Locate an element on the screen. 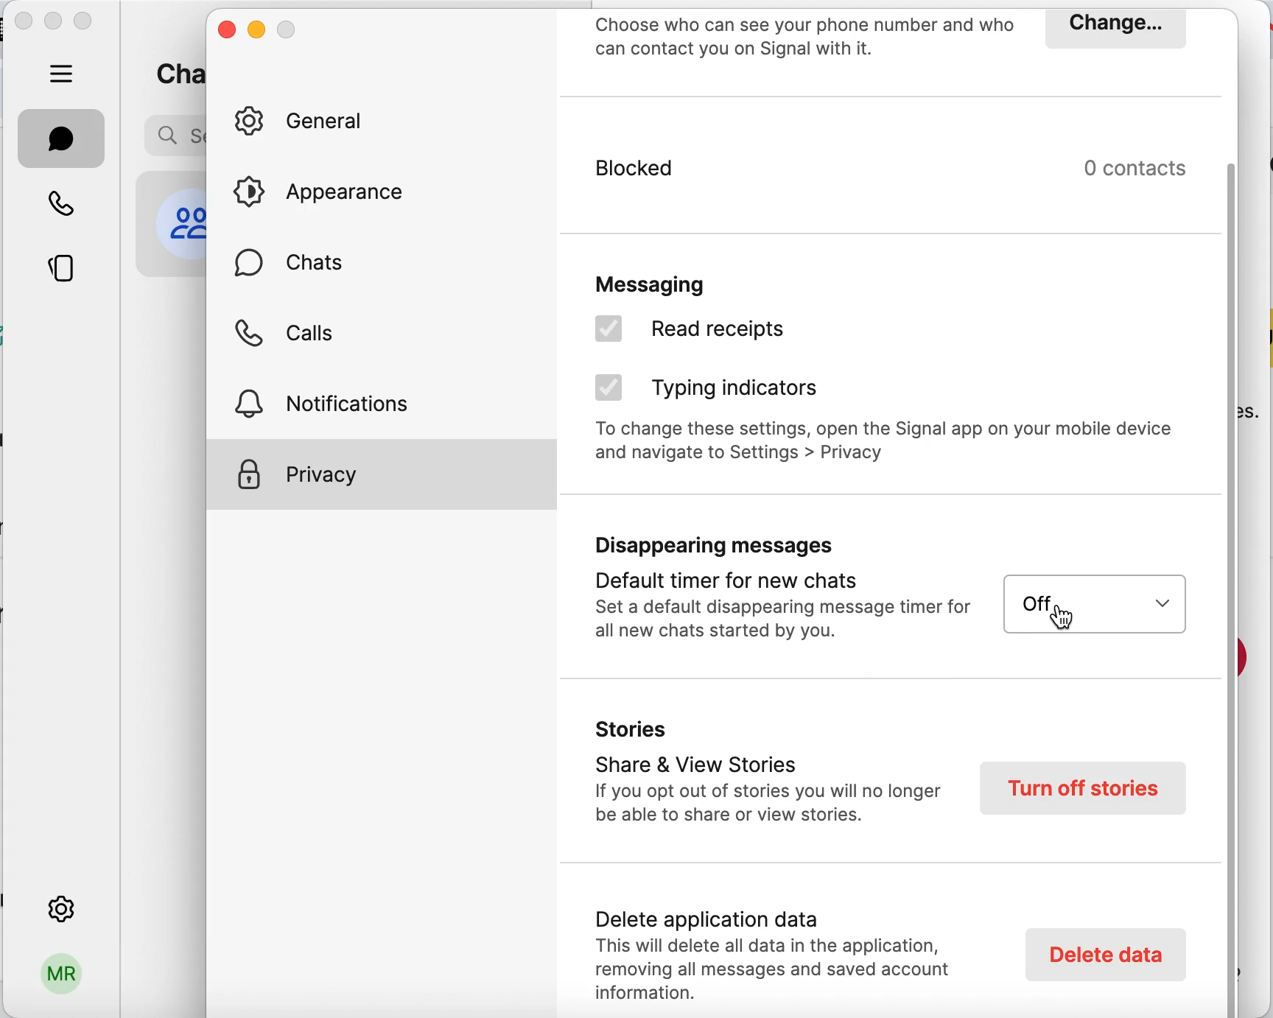 This screenshot has height=1018, width=1273. close is located at coordinates (24, 24).